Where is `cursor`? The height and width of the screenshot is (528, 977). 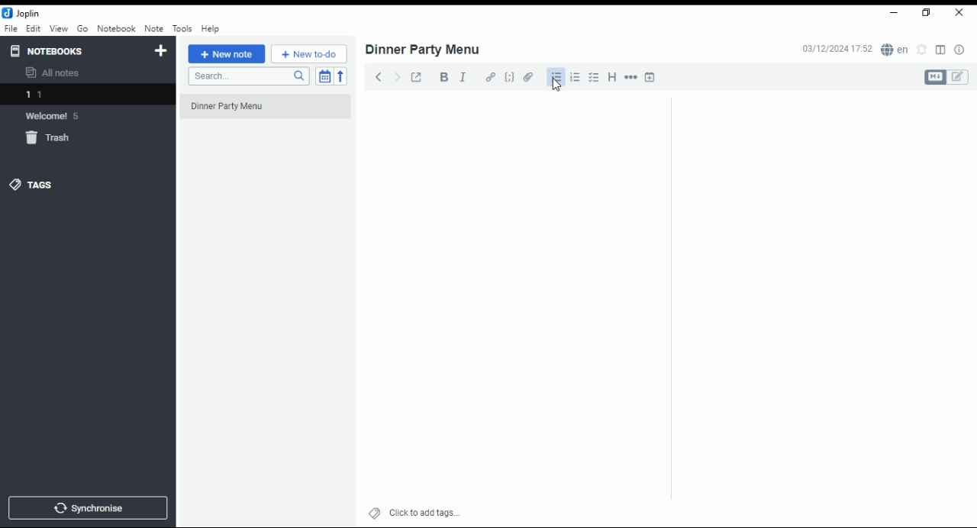
cursor is located at coordinates (556, 87).